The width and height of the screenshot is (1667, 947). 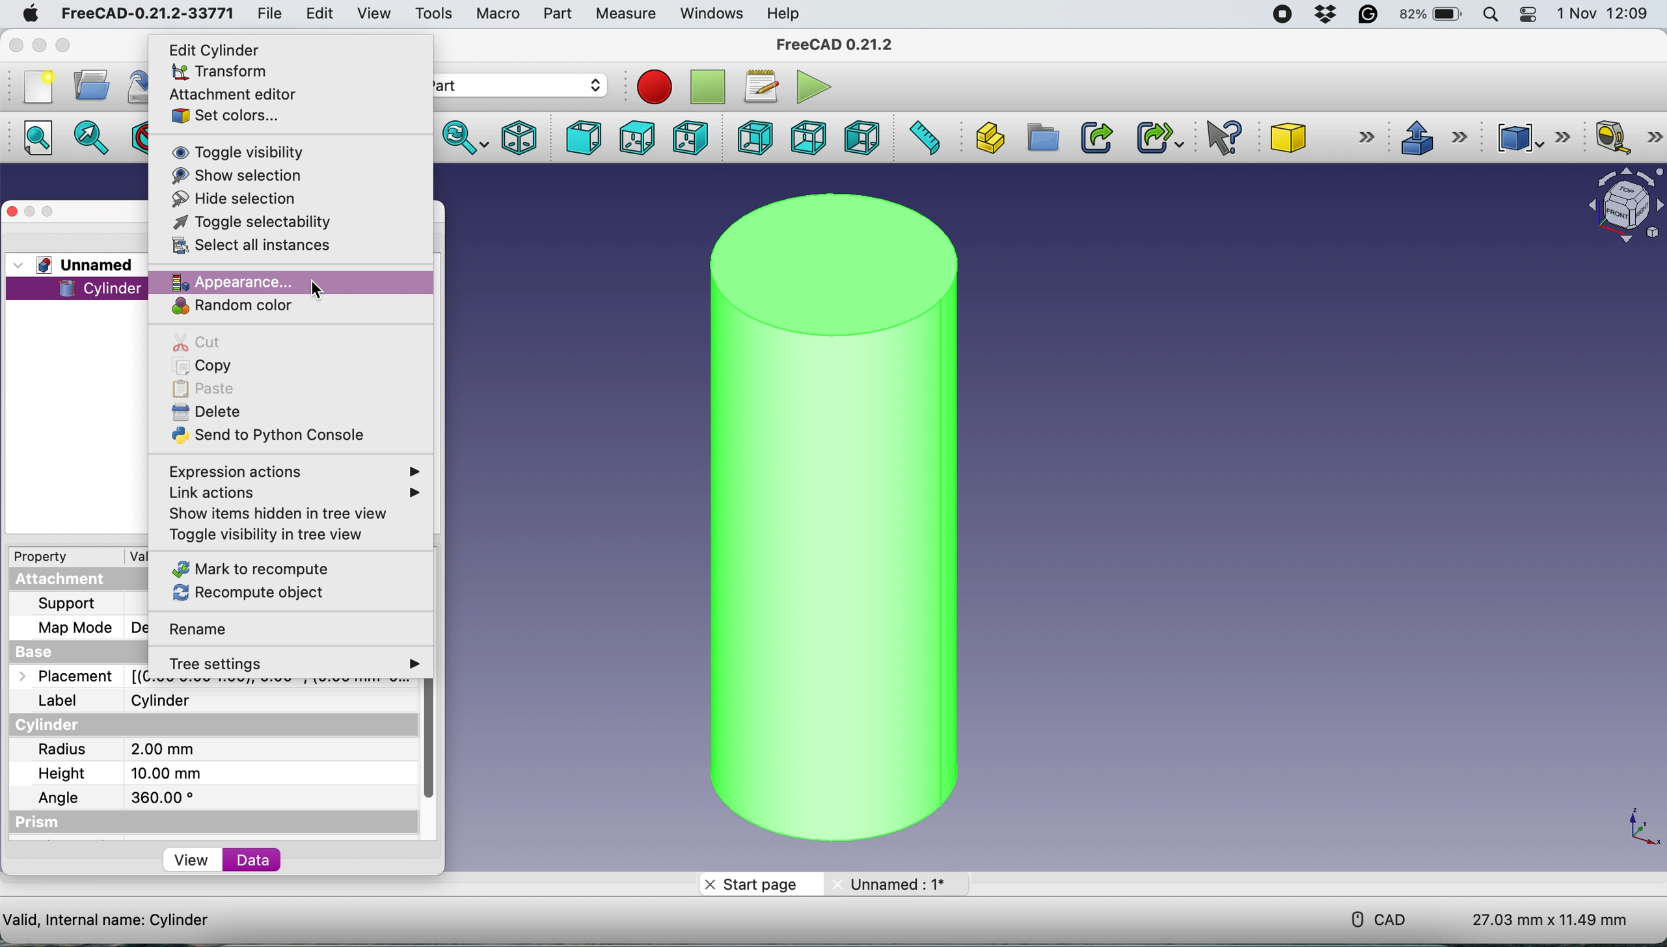 What do you see at coordinates (249, 221) in the screenshot?
I see `toggle selectability` at bounding box center [249, 221].